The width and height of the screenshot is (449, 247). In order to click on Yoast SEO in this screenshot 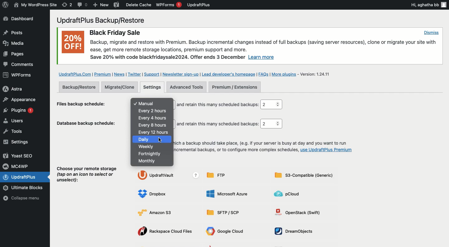, I will do `click(19, 156)`.